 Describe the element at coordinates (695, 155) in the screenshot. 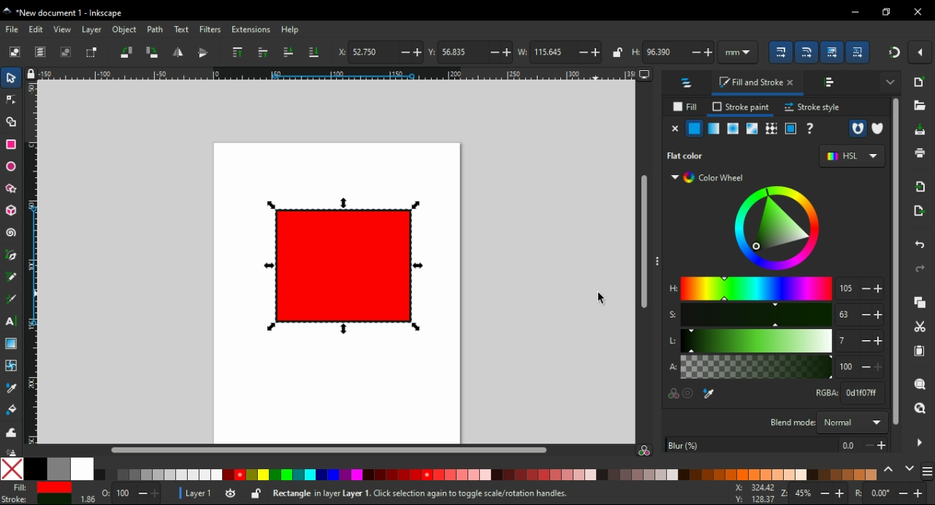

I see `flat color` at that location.